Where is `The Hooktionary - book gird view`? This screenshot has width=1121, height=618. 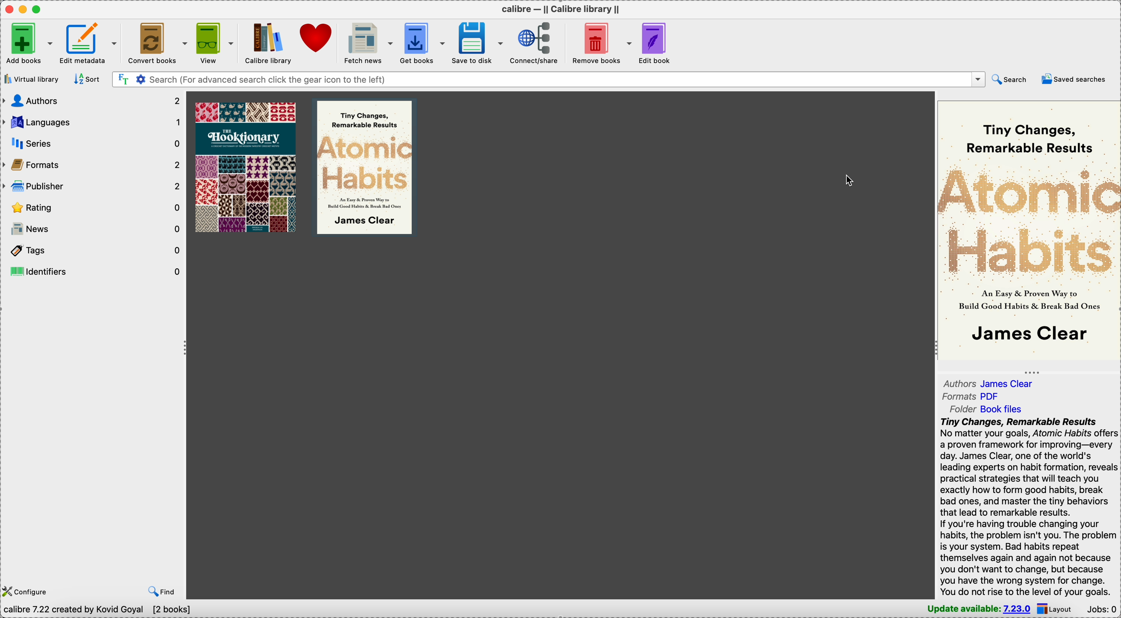 The Hooktionary - book gird view is located at coordinates (243, 167).